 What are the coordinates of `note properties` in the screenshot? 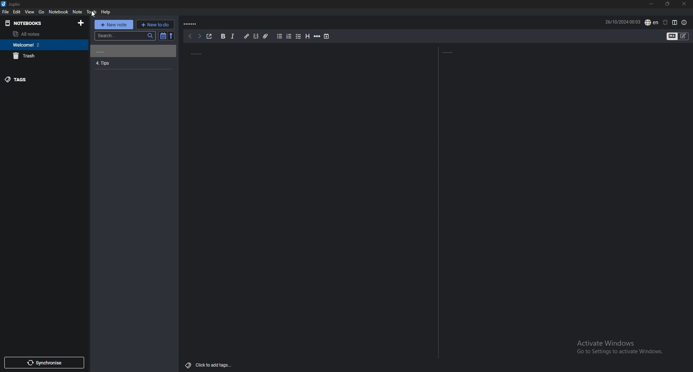 It's located at (684, 23).